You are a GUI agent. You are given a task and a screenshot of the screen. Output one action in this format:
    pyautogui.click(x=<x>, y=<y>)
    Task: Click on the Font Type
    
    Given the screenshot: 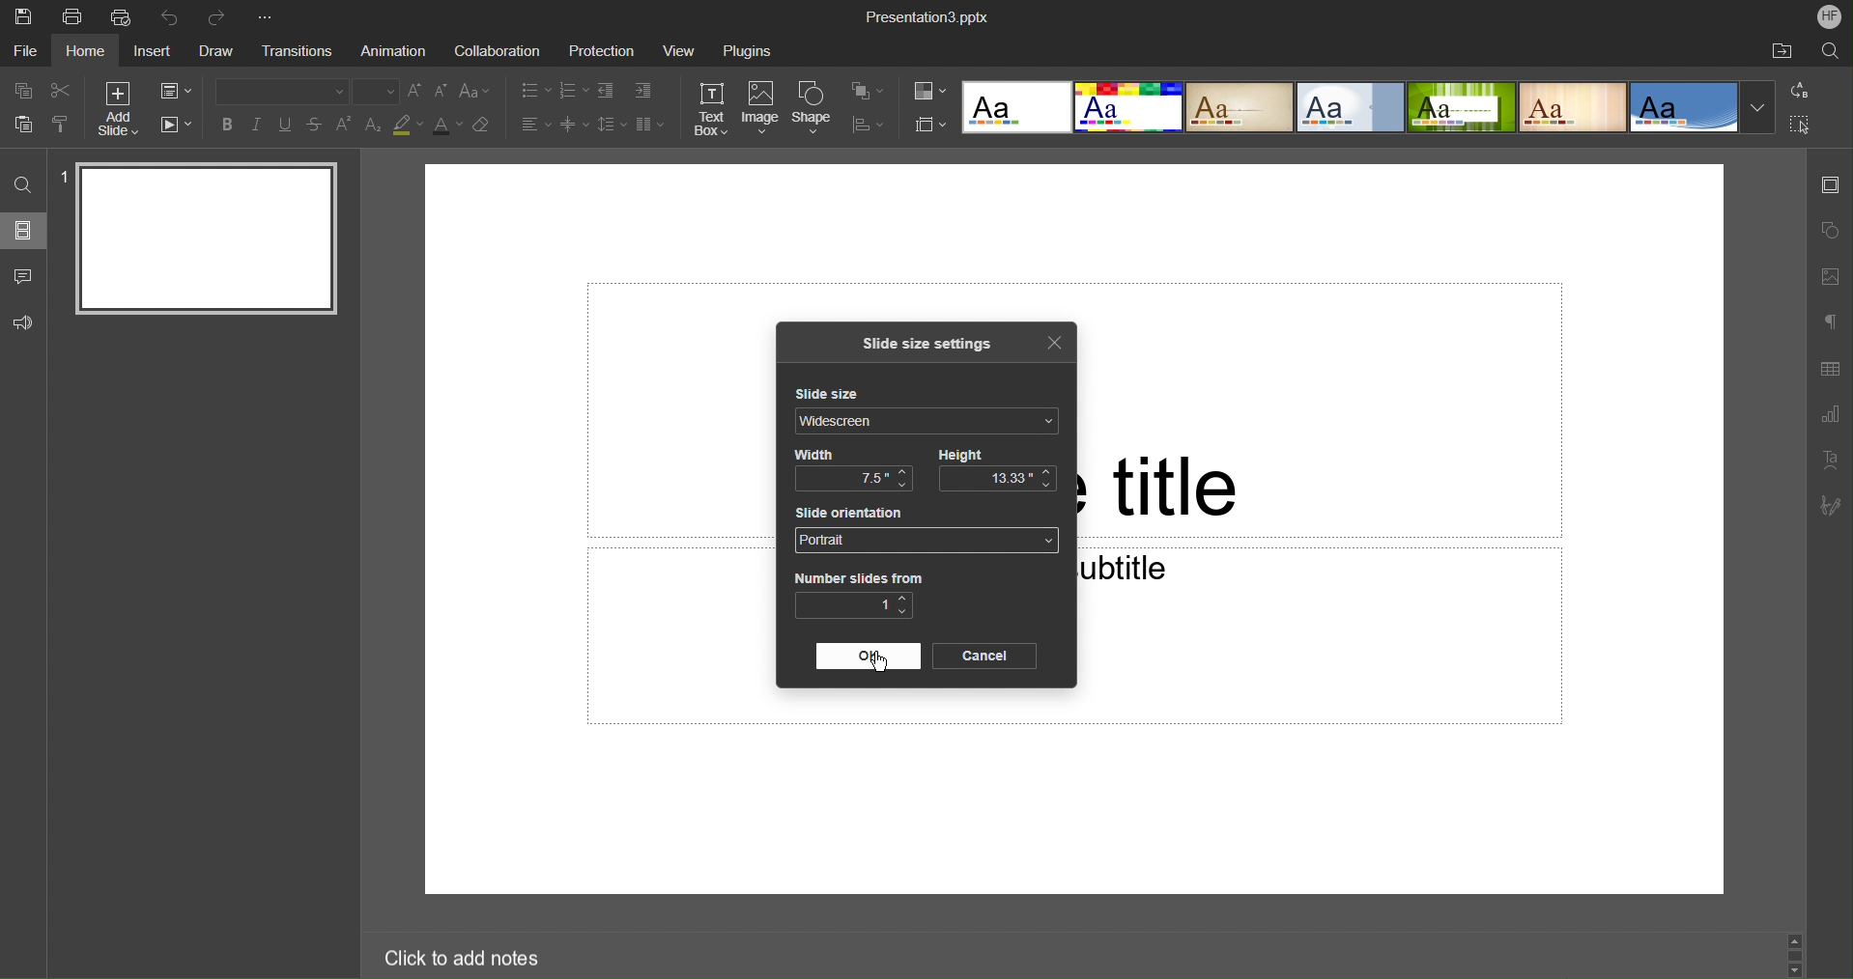 What is the action you would take?
    pyautogui.click(x=275, y=91)
    